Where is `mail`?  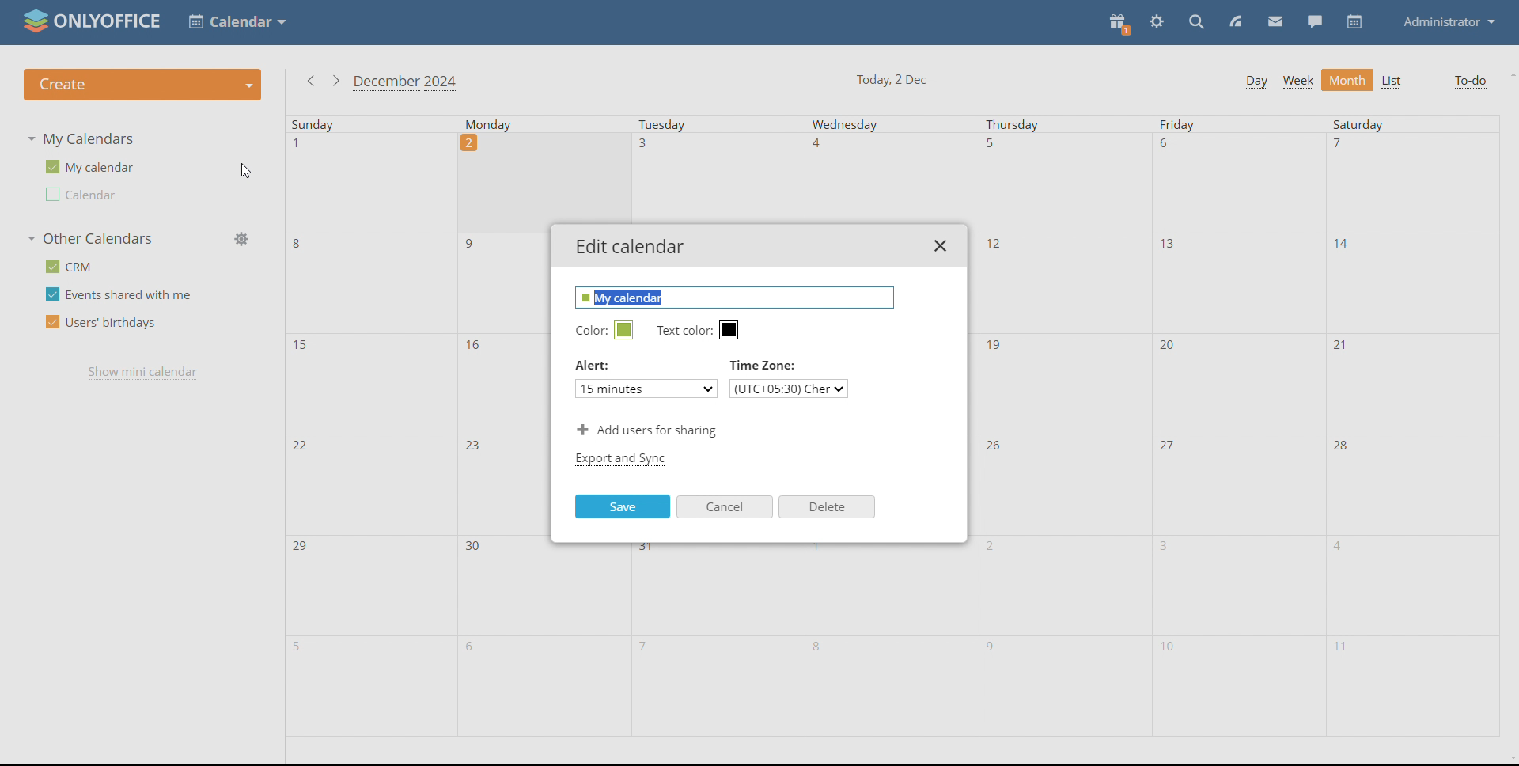 mail is located at coordinates (1275, 24).